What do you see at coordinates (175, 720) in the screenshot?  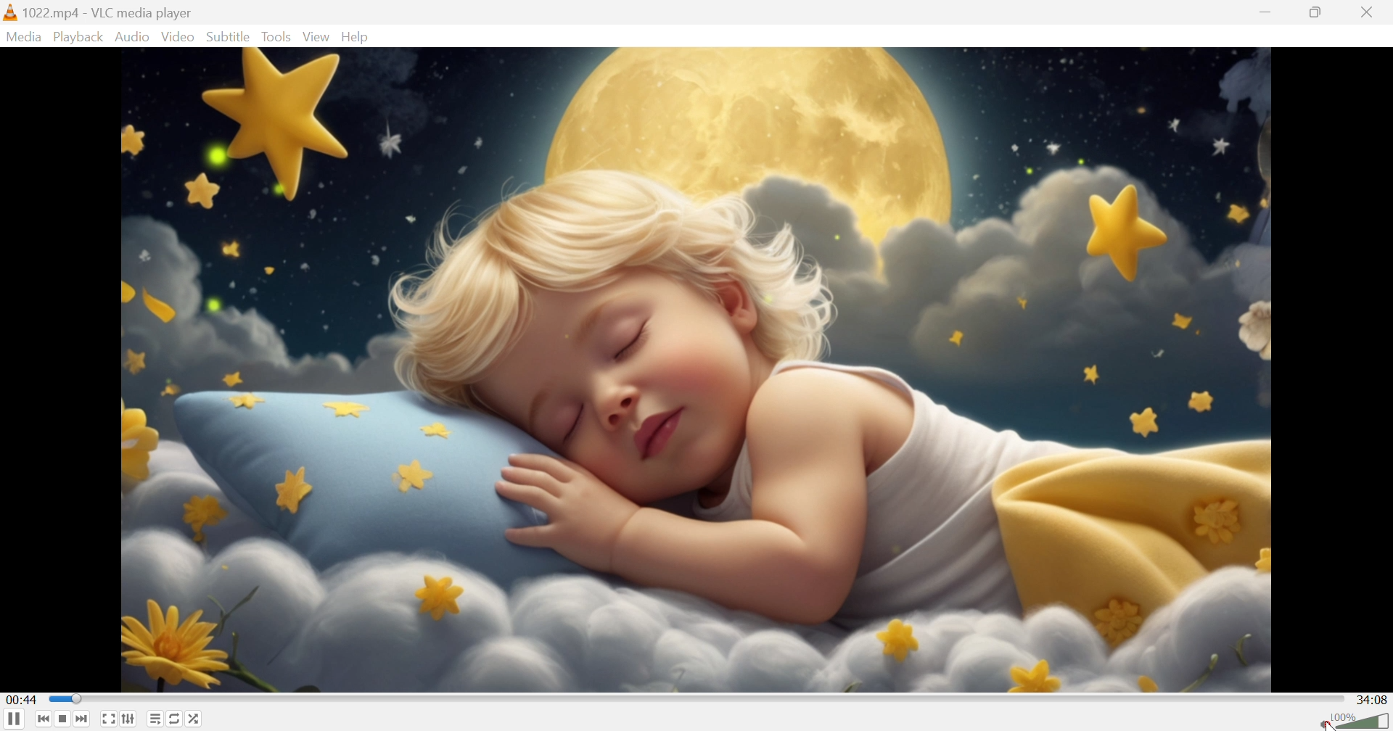 I see `Click to toggle between loop all, loop one and no loop` at bounding box center [175, 720].